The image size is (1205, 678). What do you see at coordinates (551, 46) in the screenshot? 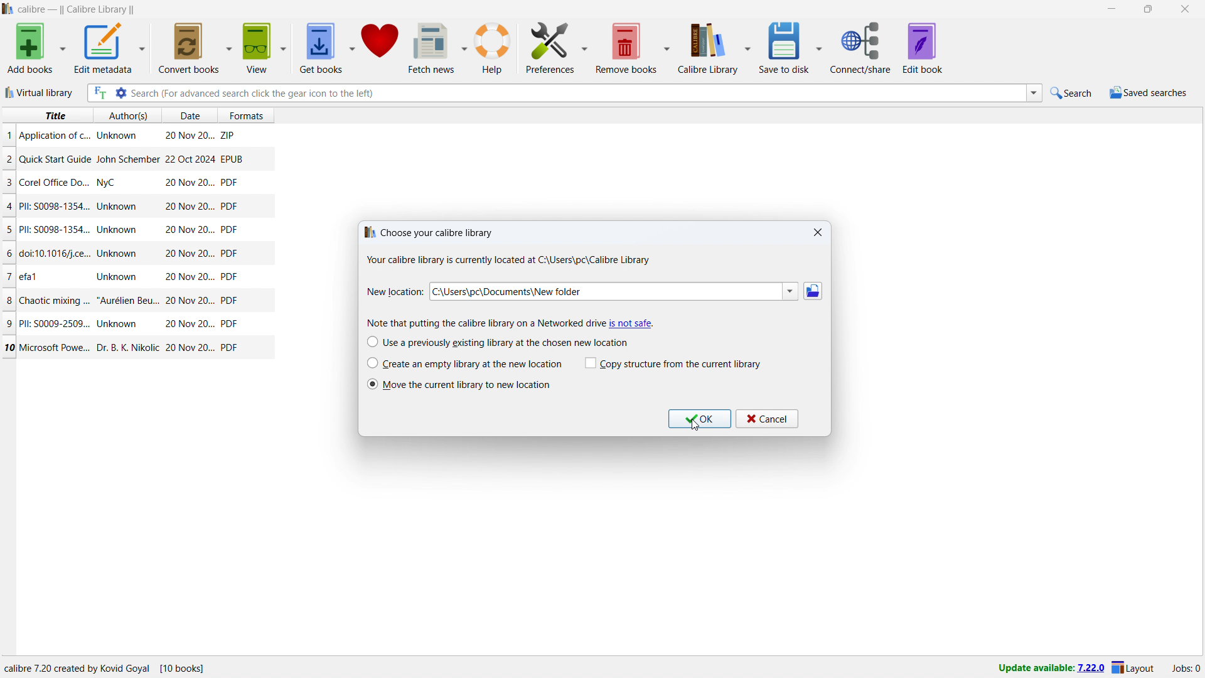
I see `preferences` at bounding box center [551, 46].